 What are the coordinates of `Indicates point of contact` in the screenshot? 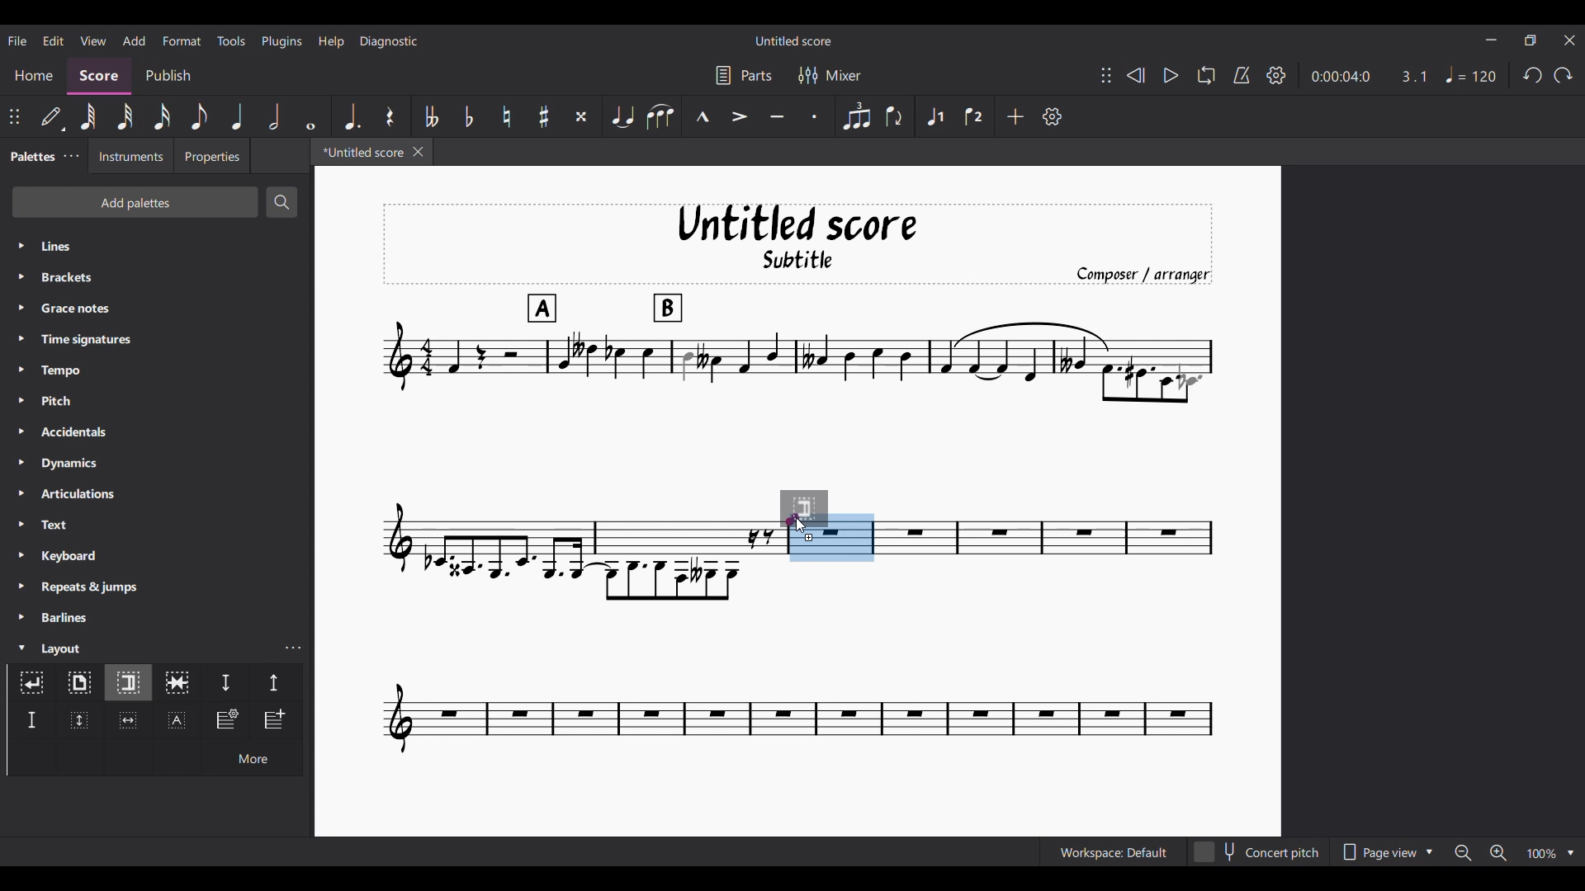 It's located at (792, 519).